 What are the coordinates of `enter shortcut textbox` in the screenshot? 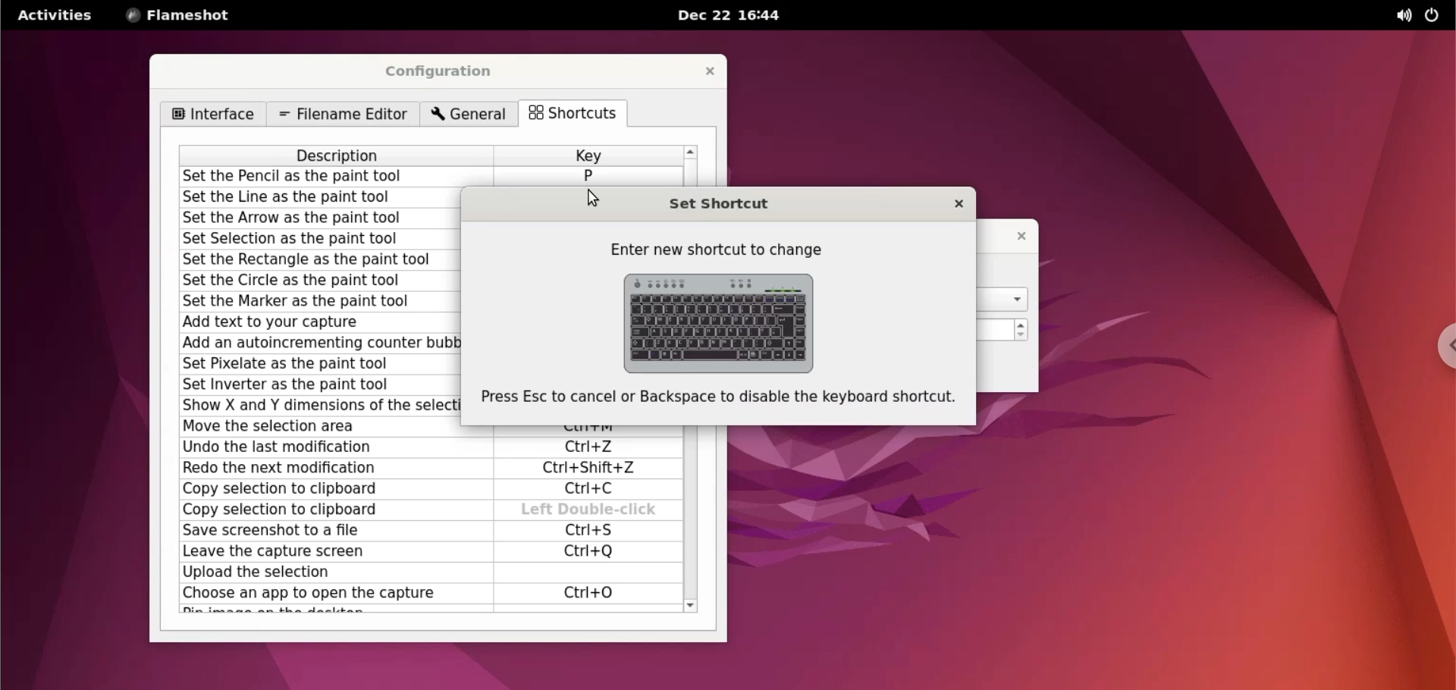 It's located at (580, 573).